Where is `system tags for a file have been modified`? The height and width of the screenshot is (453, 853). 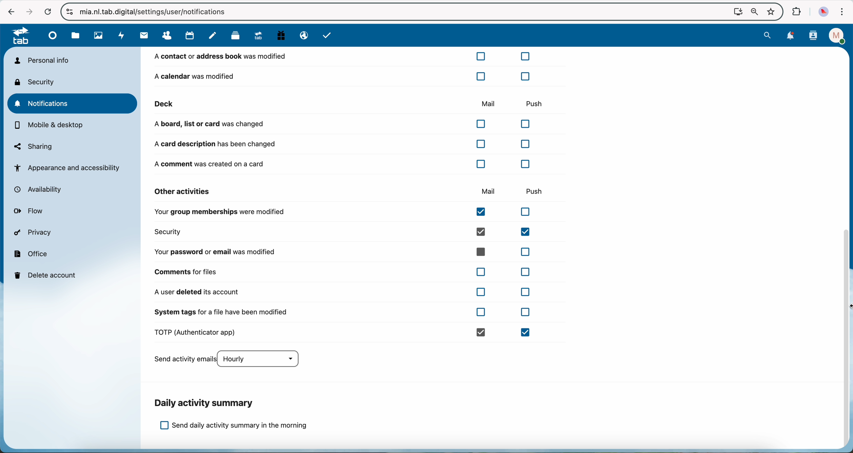 system tags for a file have been modified is located at coordinates (342, 315).